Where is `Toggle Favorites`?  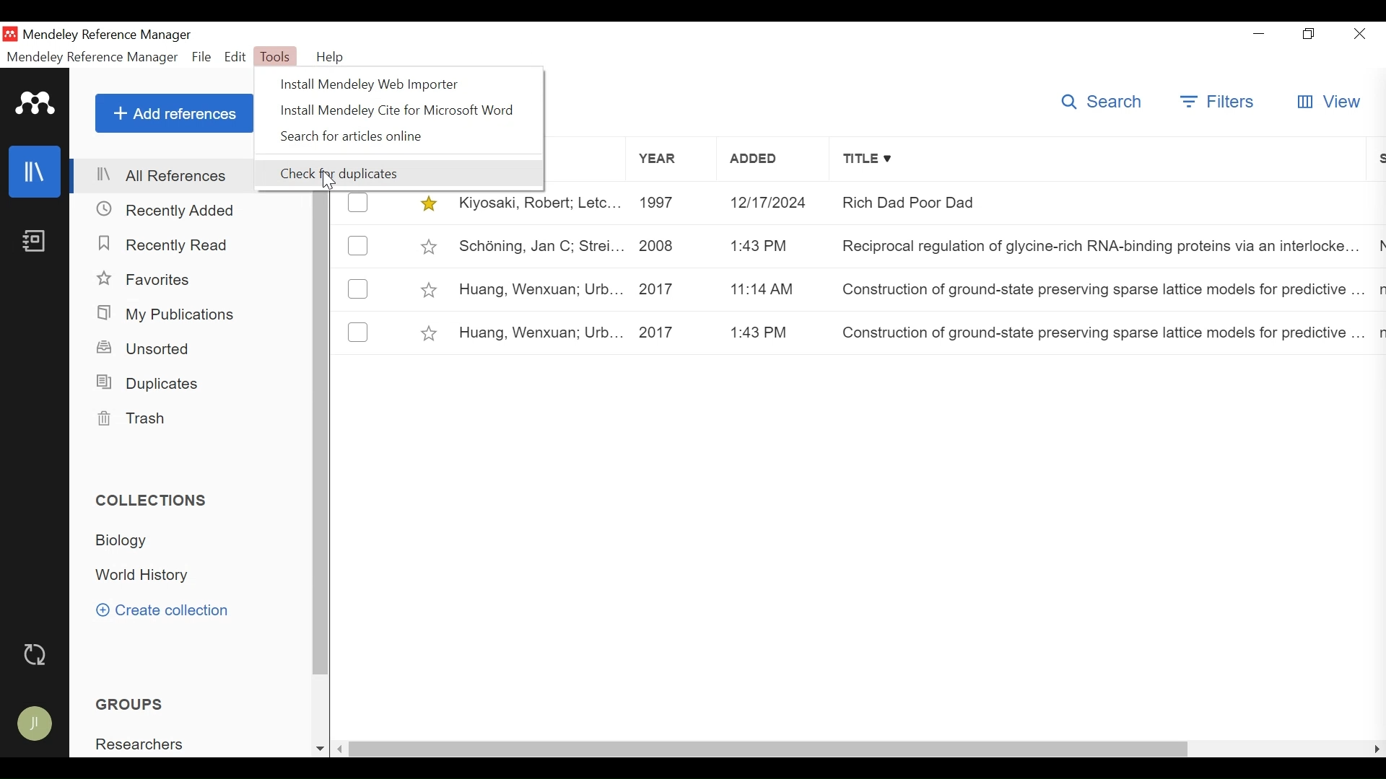 Toggle Favorites is located at coordinates (427, 289).